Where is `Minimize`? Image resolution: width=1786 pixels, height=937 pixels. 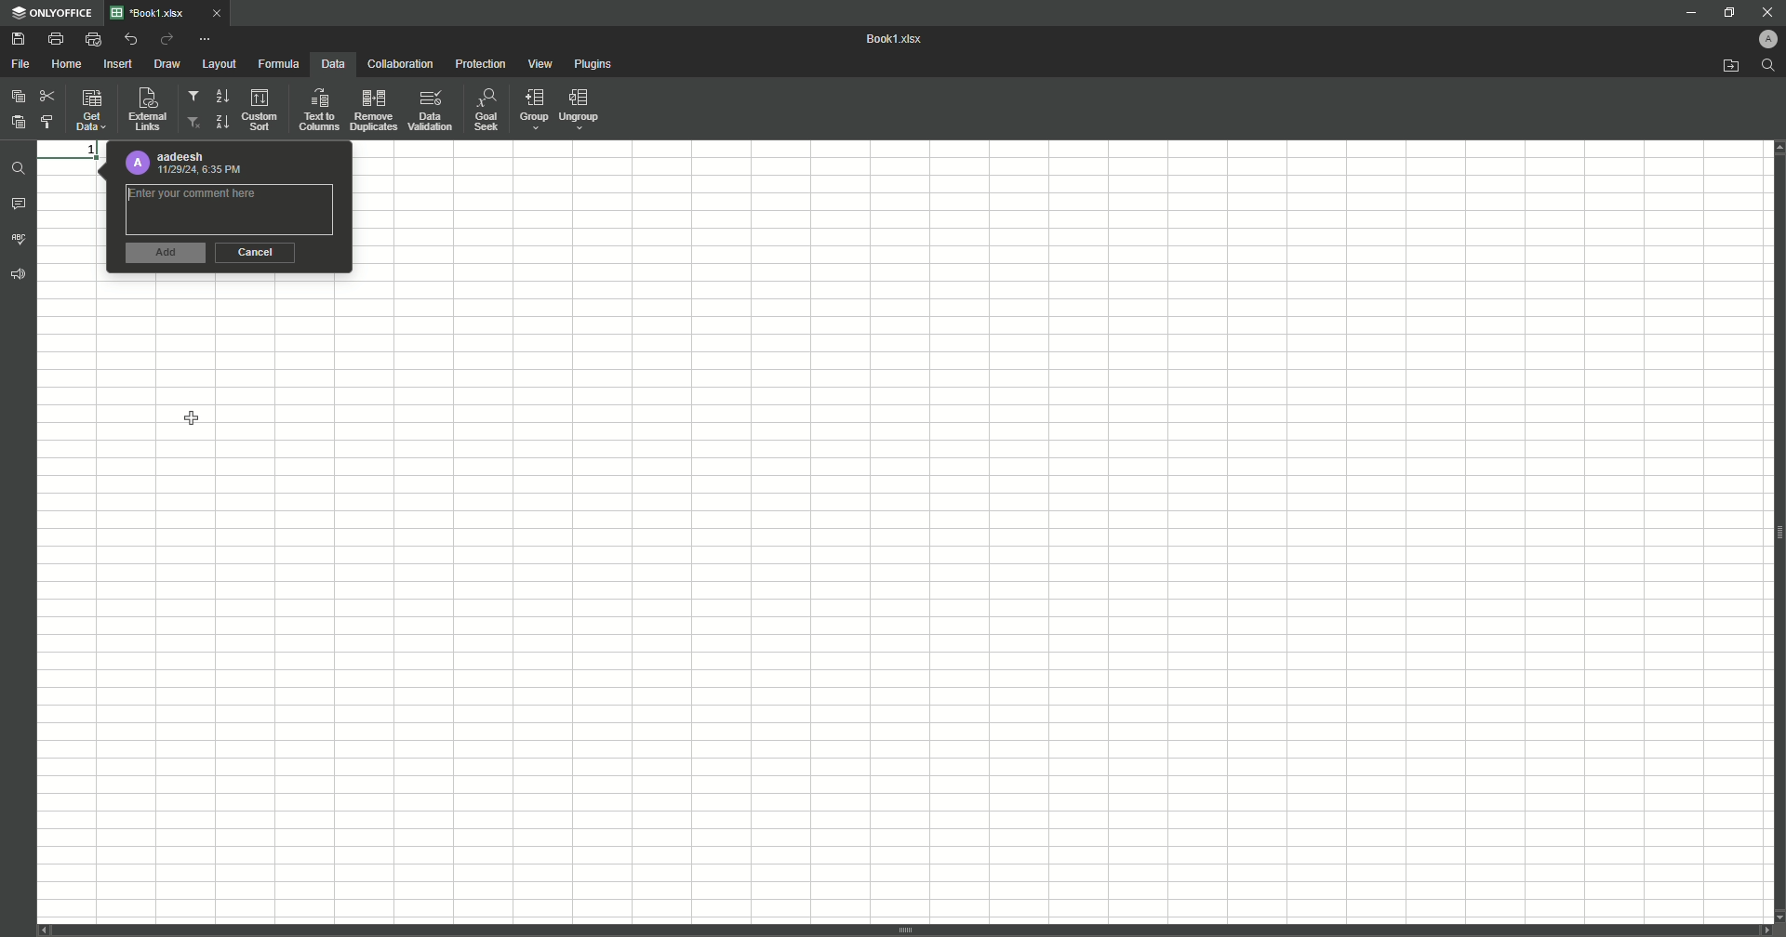
Minimize is located at coordinates (1682, 14).